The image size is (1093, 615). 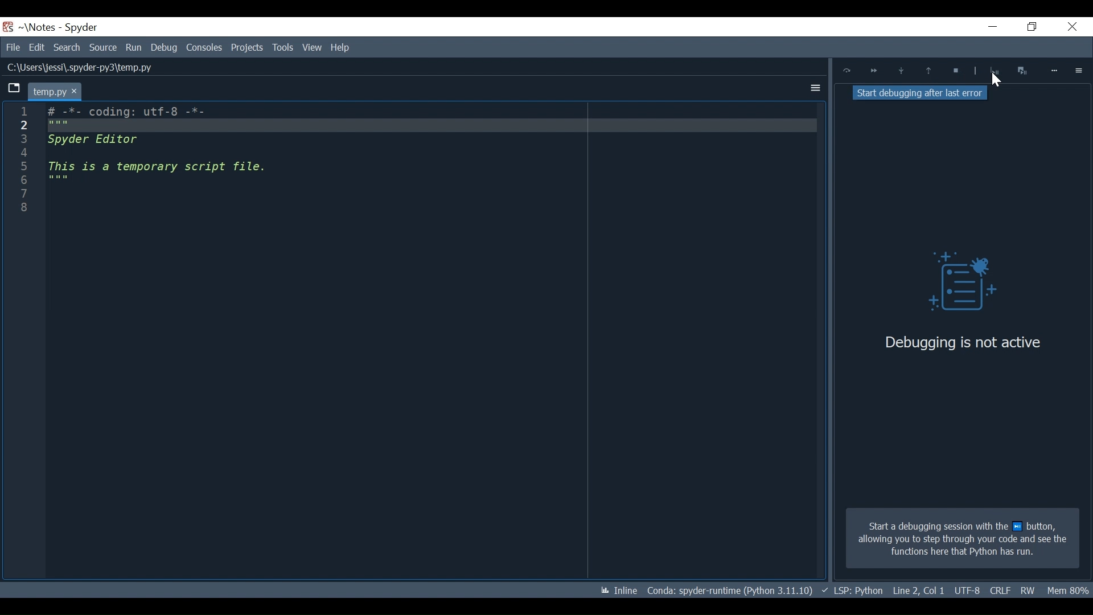 What do you see at coordinates (1079, 70) in the screenshot?
I see `Options` at bounding box center [1079, 70].